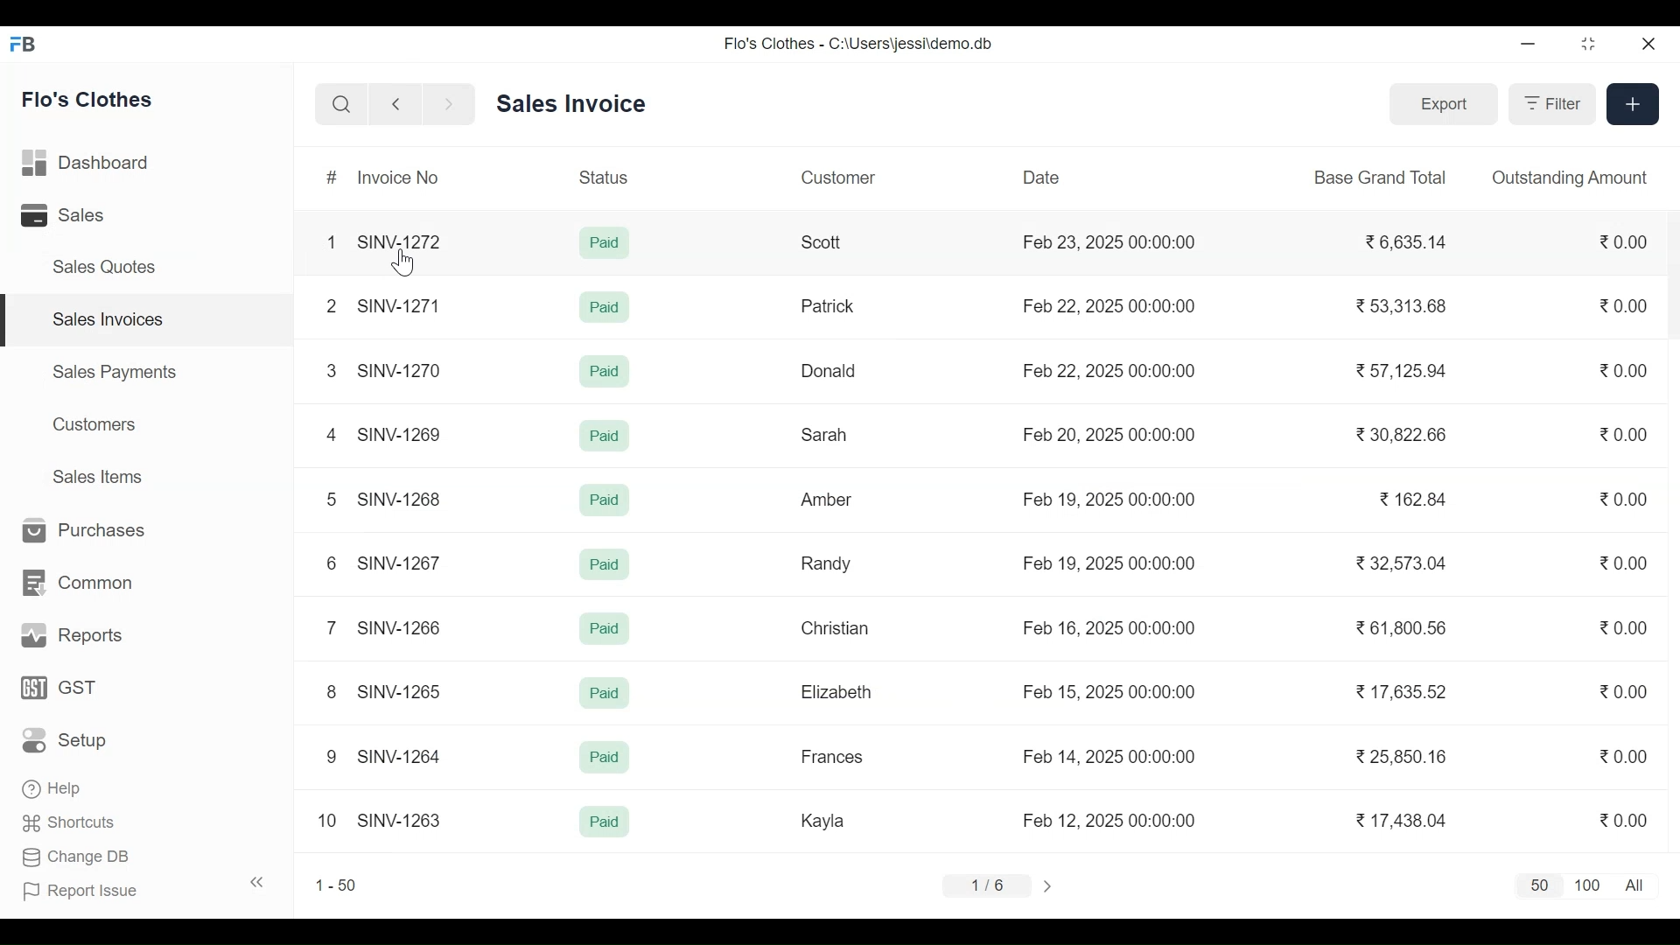  I want to click on Status, so click(606, 177).